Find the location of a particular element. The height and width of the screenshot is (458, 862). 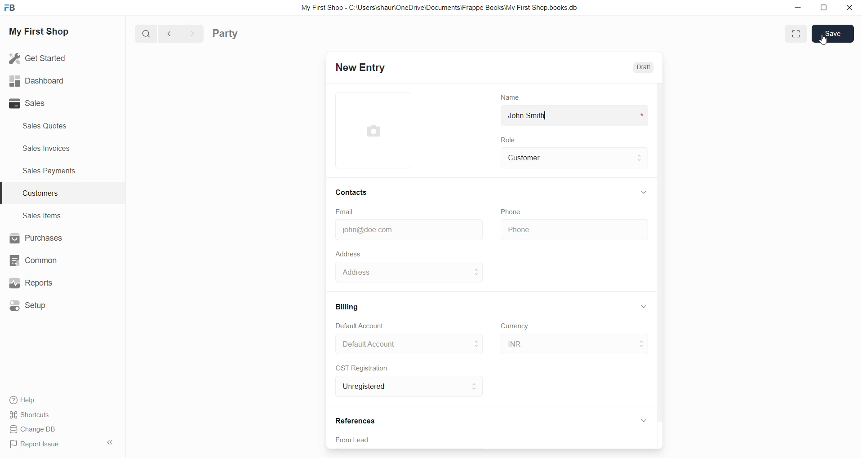

Reports is located at coordinates (31, 283).